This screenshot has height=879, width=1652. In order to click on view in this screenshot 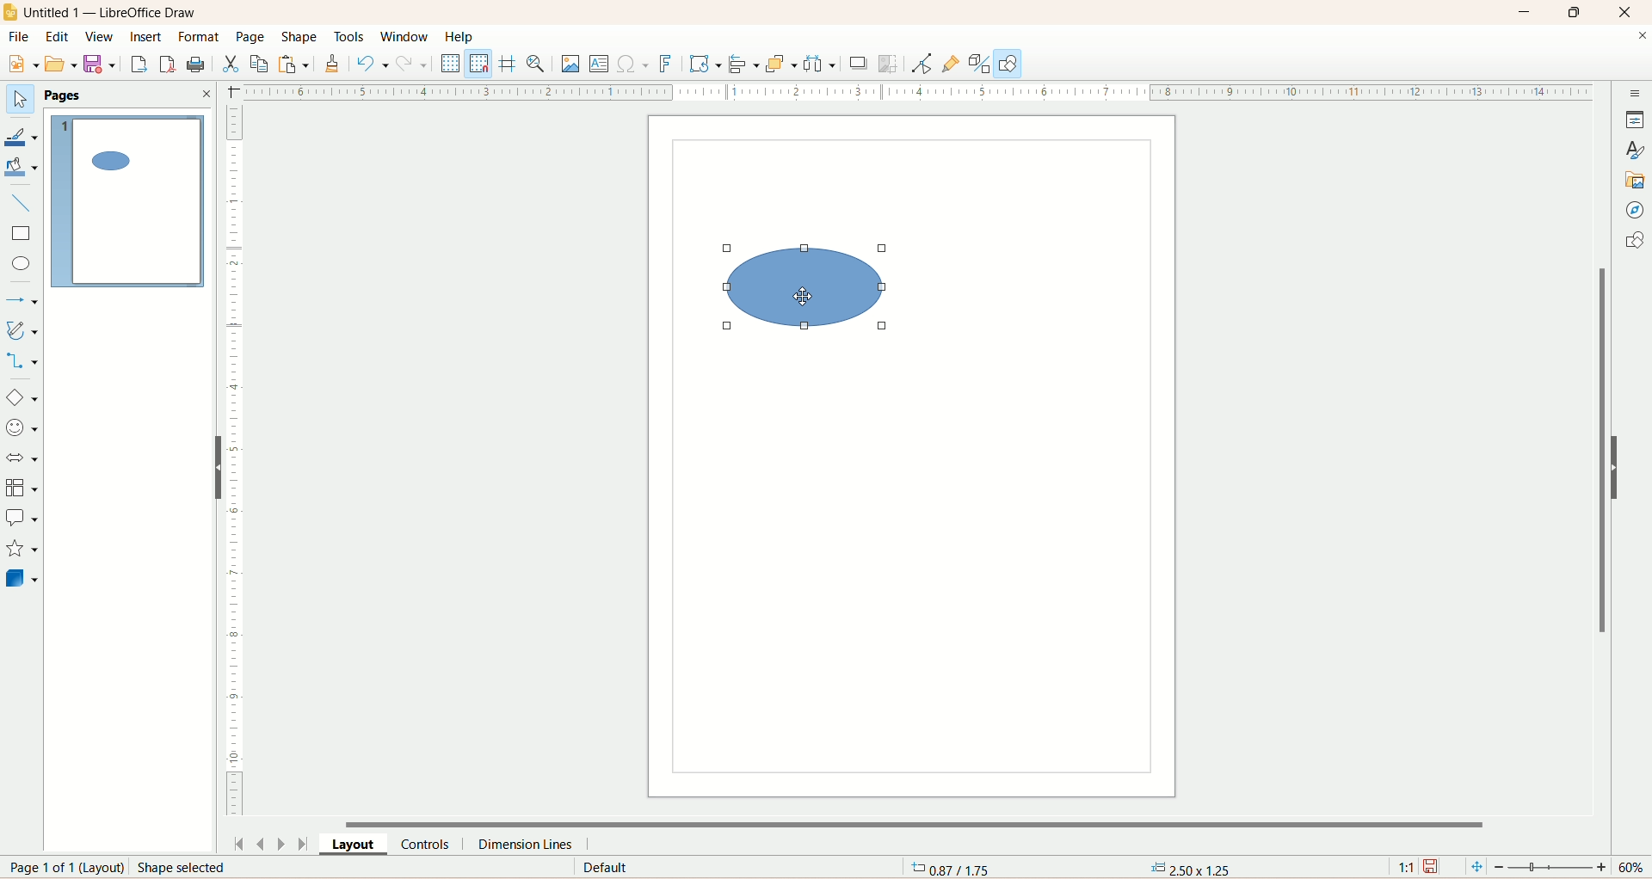, I will do `click(96, 35)`.